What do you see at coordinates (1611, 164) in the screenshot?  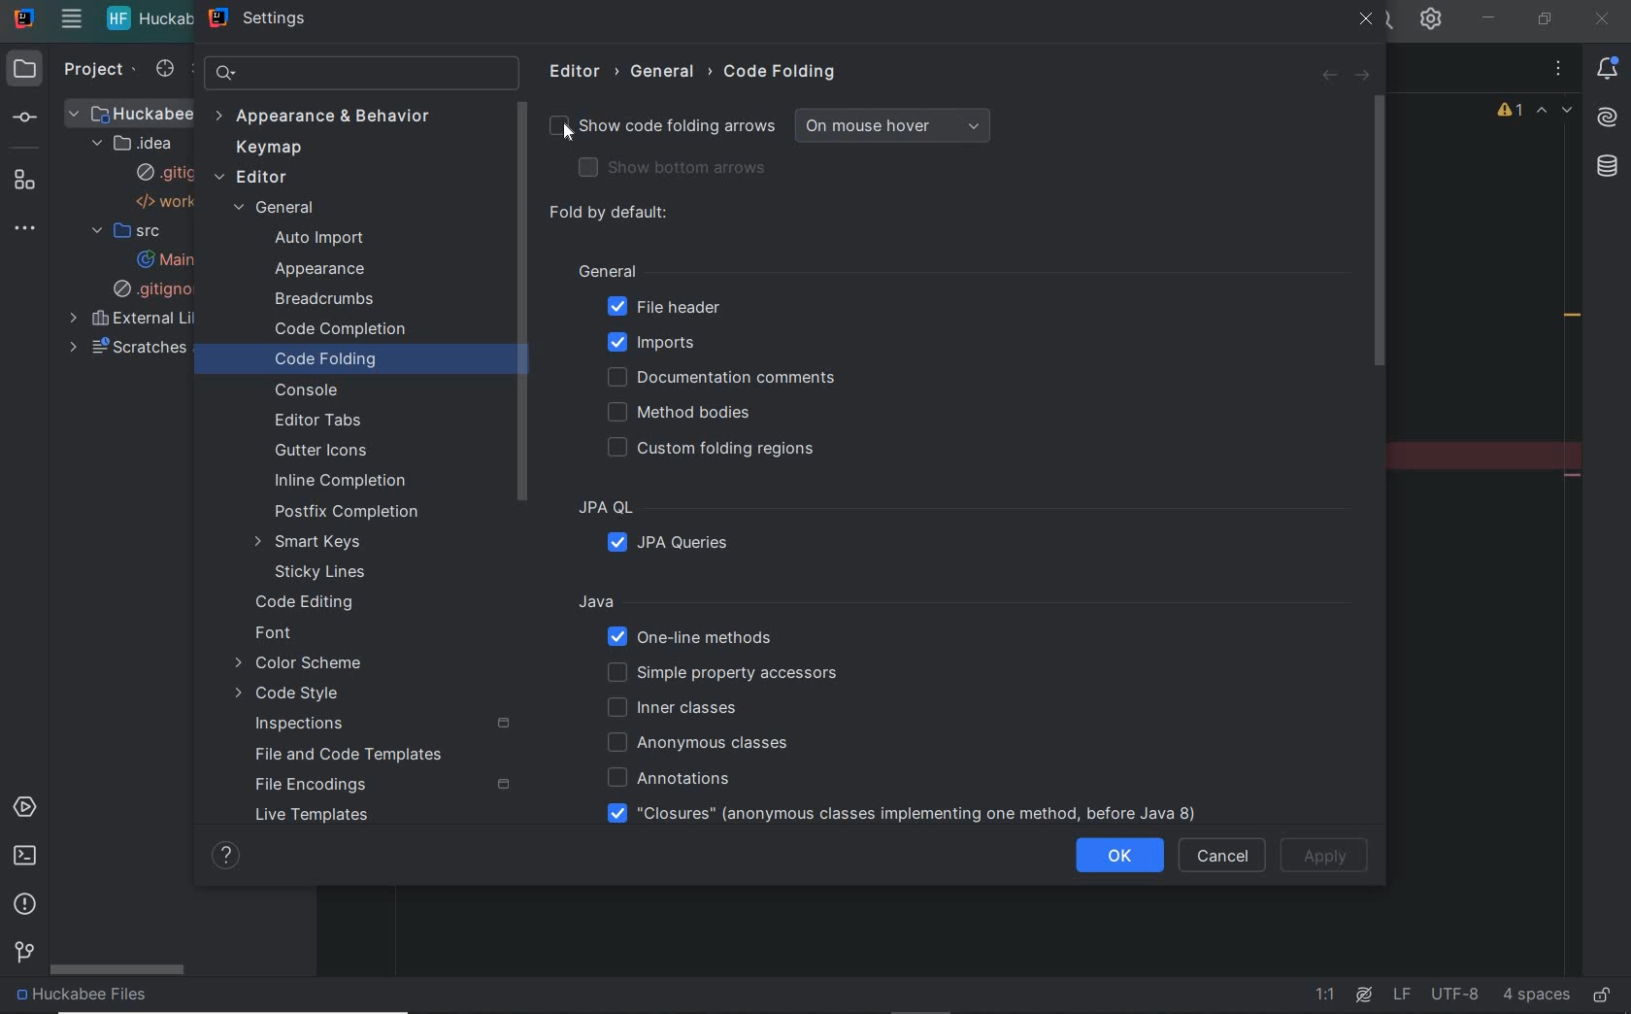 I see `database` at bounding box center [1611, 164].